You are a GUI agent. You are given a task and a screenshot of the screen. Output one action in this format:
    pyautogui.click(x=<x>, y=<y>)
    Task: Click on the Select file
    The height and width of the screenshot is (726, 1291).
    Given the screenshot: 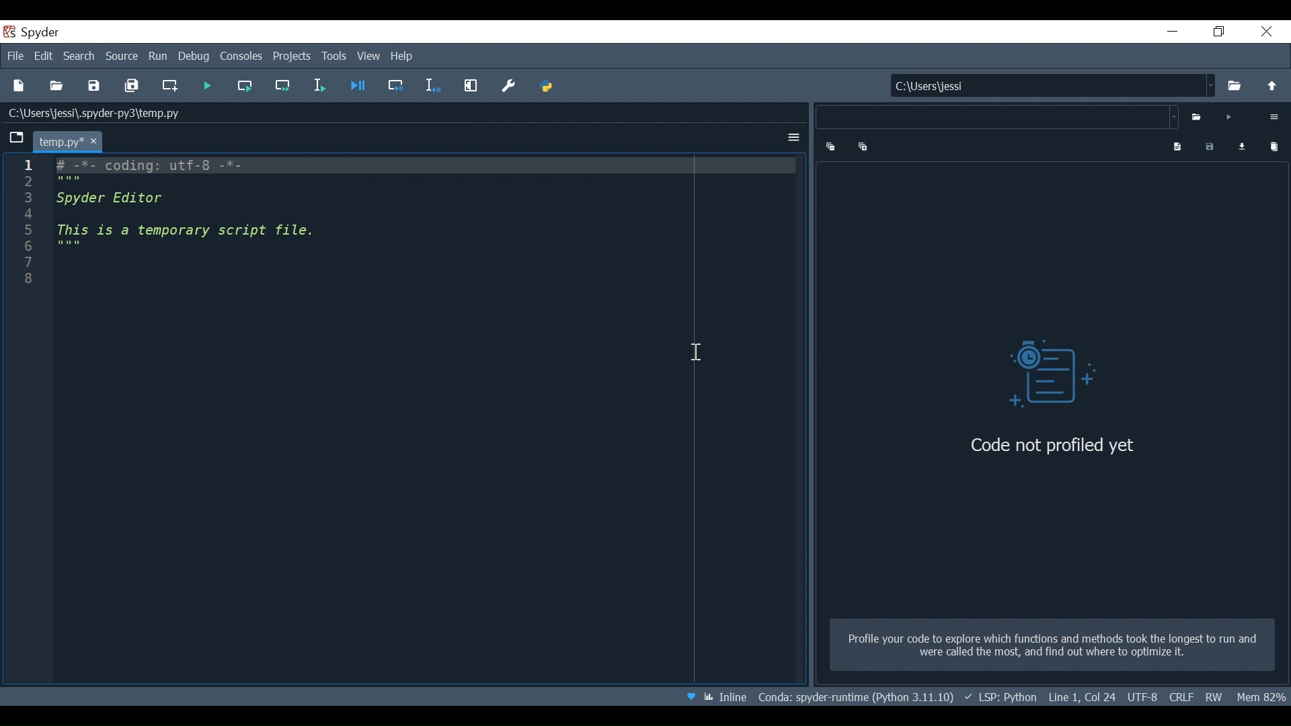 What is the action you would take?
    pyautogui.click(x=1196, y=118)
    